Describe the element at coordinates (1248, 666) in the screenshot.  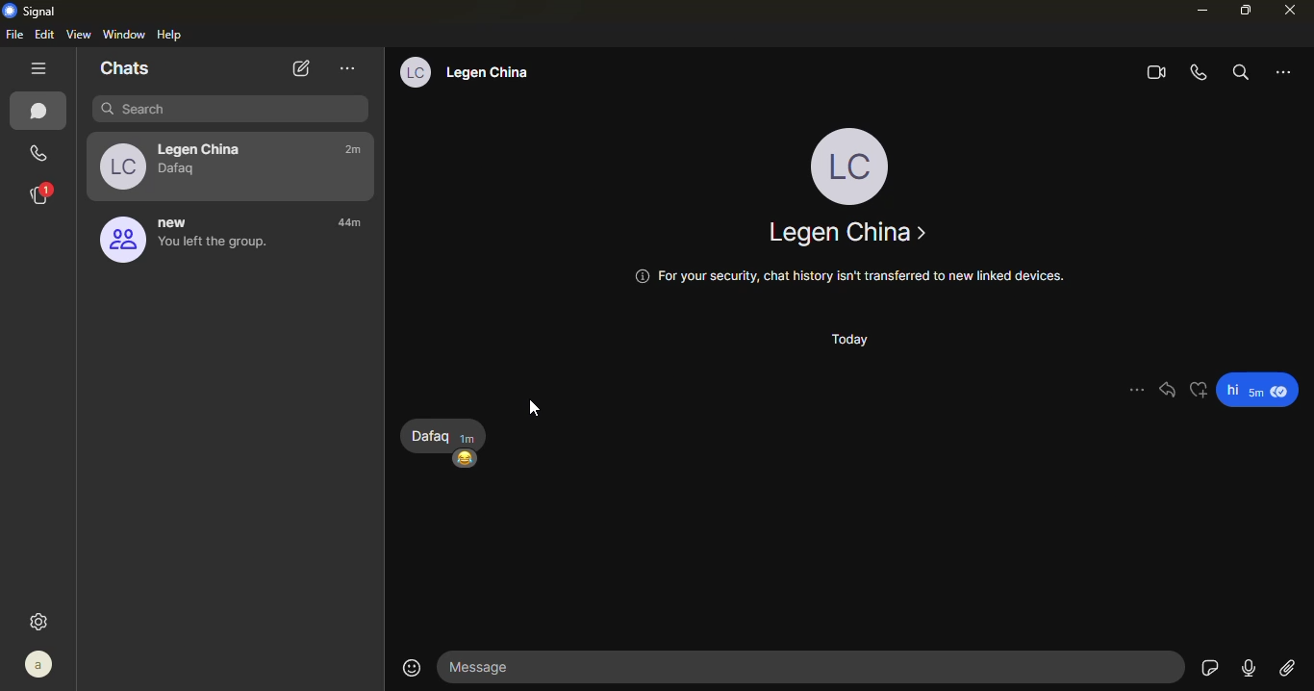
I see `record` at that location.